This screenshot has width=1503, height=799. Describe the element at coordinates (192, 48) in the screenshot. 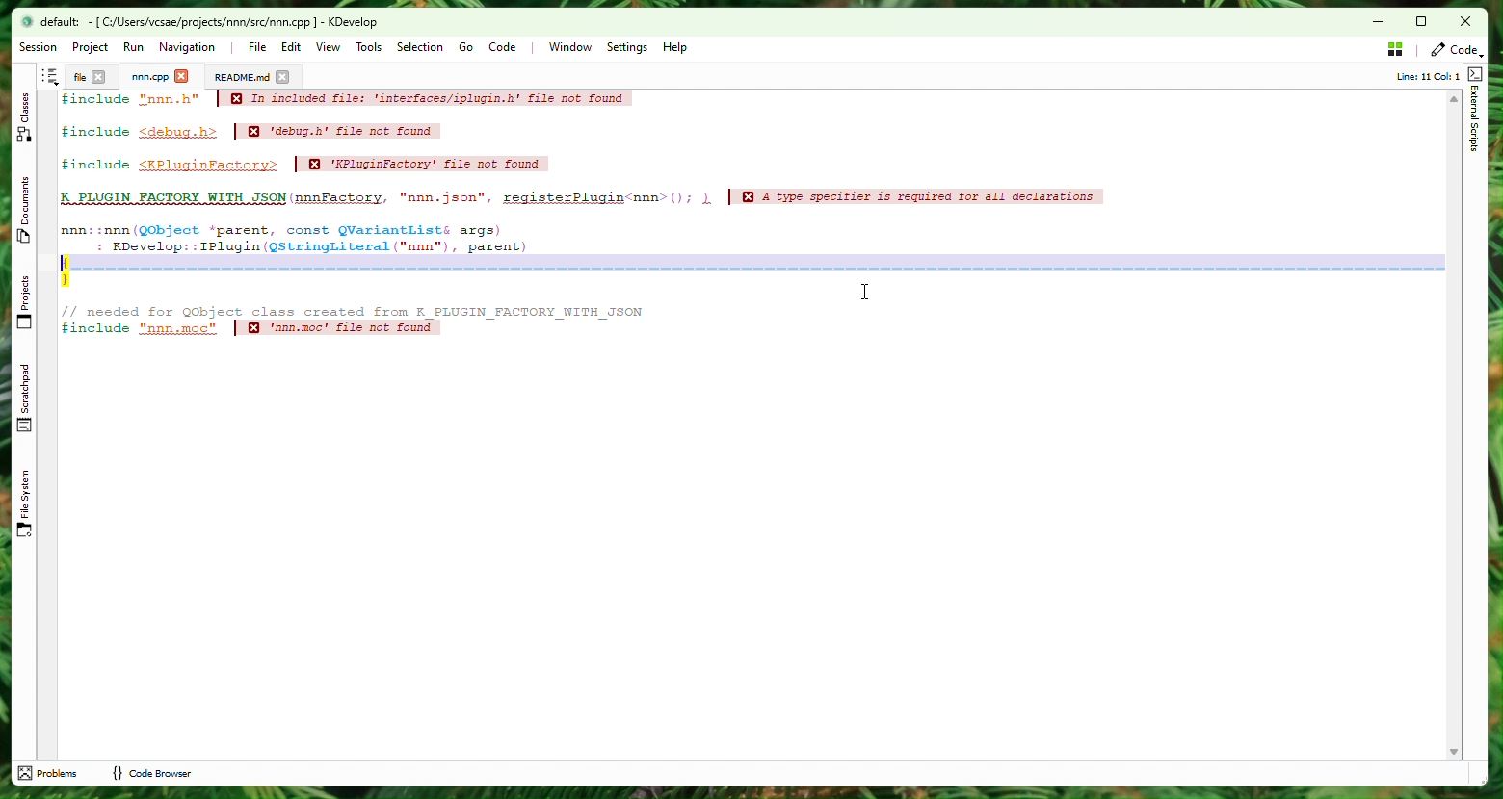

I see `Navigation` at that location.